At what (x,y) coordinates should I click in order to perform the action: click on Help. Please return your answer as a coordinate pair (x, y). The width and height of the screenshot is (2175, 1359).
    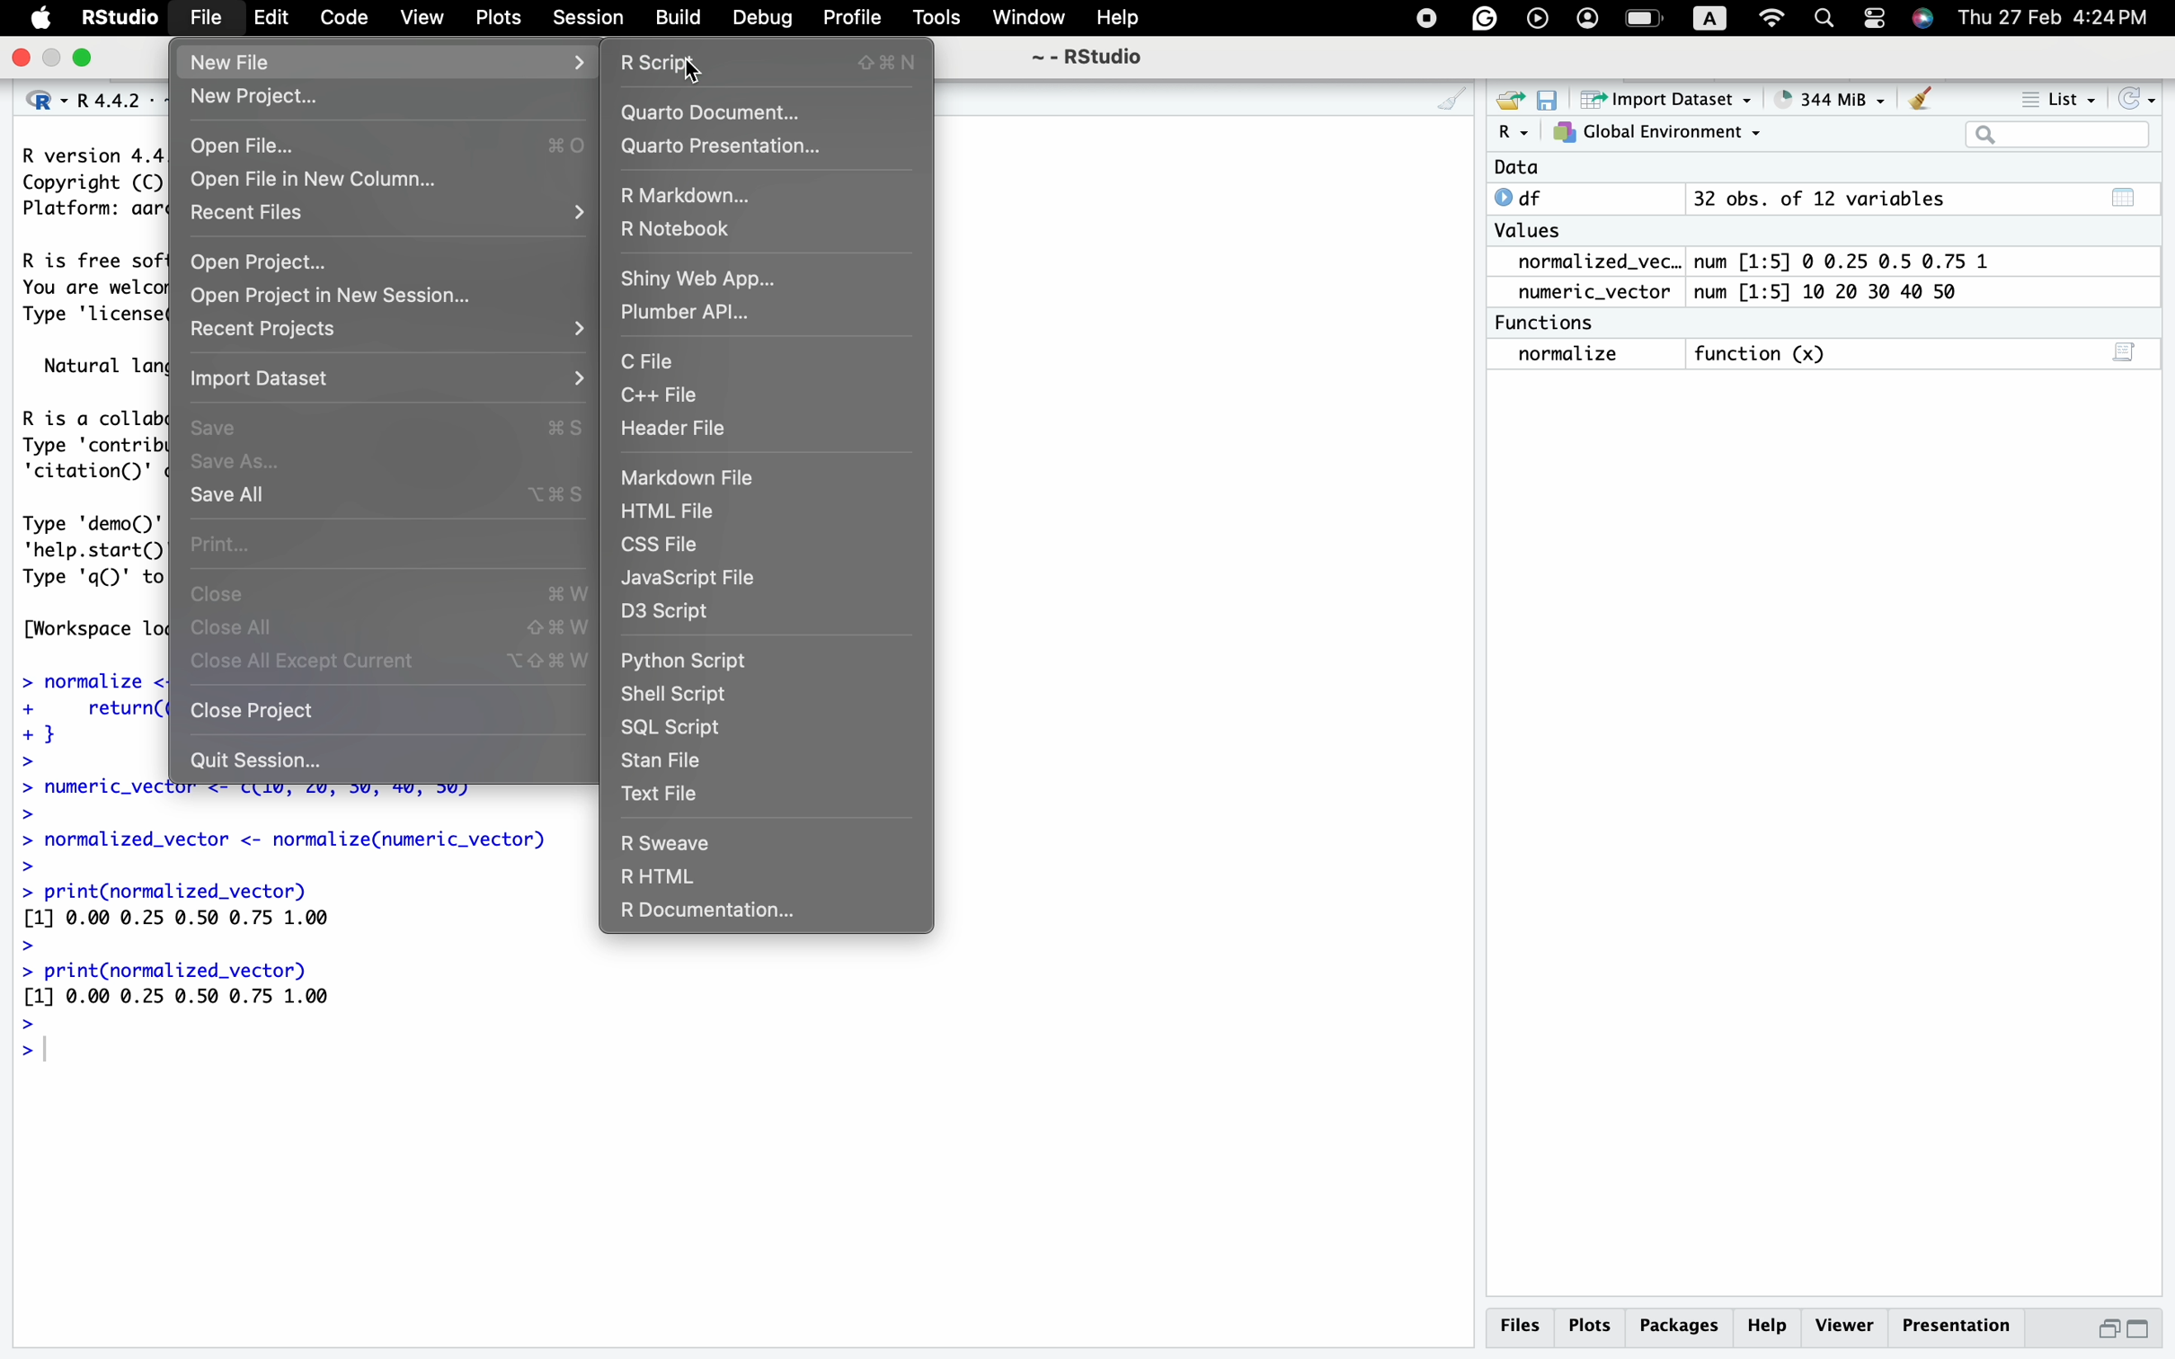
    Looking at the image, I should click on (1118, 21).